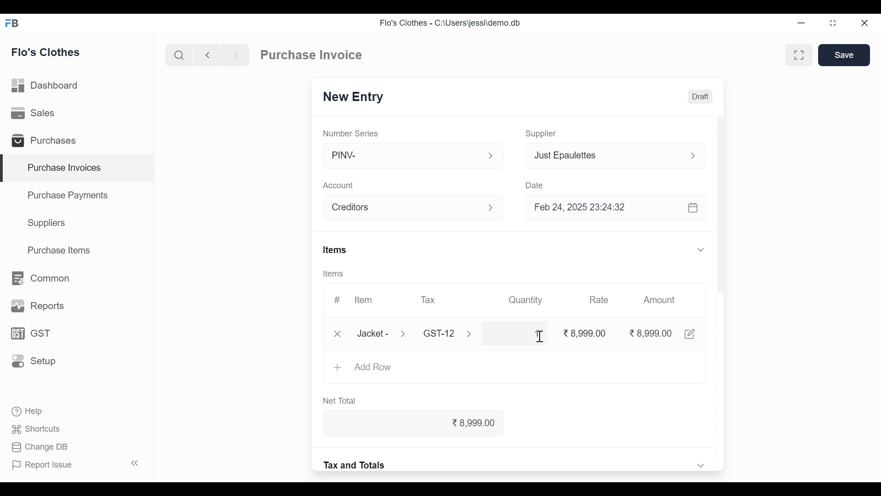  I want to click on Close, so click(864, 23).